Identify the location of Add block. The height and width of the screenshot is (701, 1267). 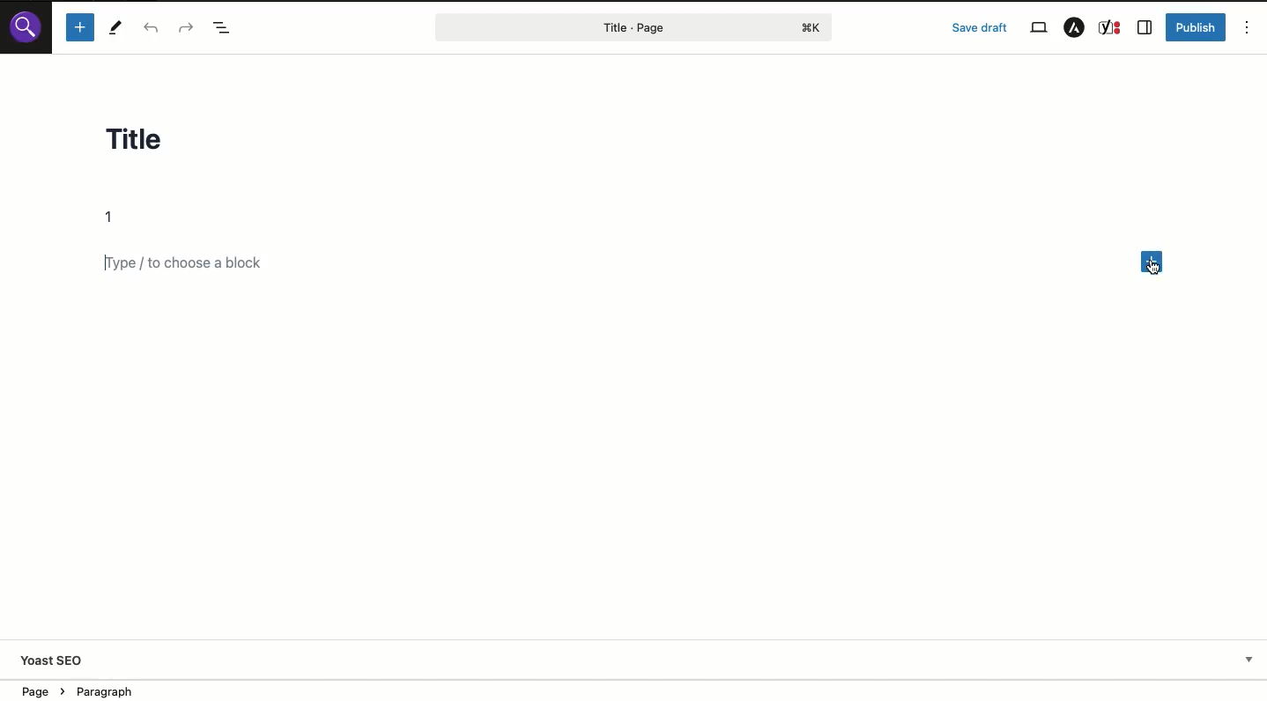
(79, 27).